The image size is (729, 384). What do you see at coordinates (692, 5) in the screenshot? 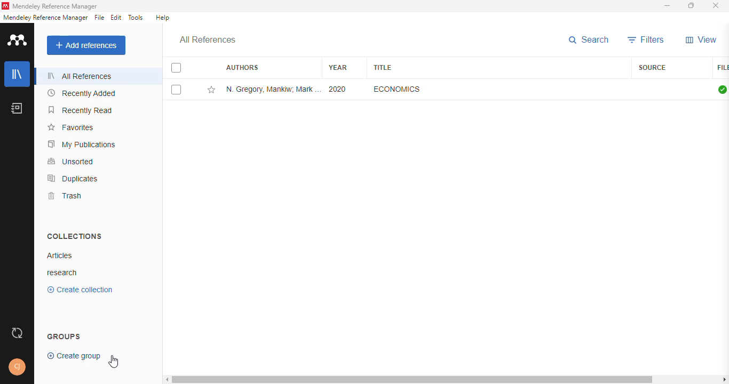
I see `maximize` at bounding box center [692, 5].